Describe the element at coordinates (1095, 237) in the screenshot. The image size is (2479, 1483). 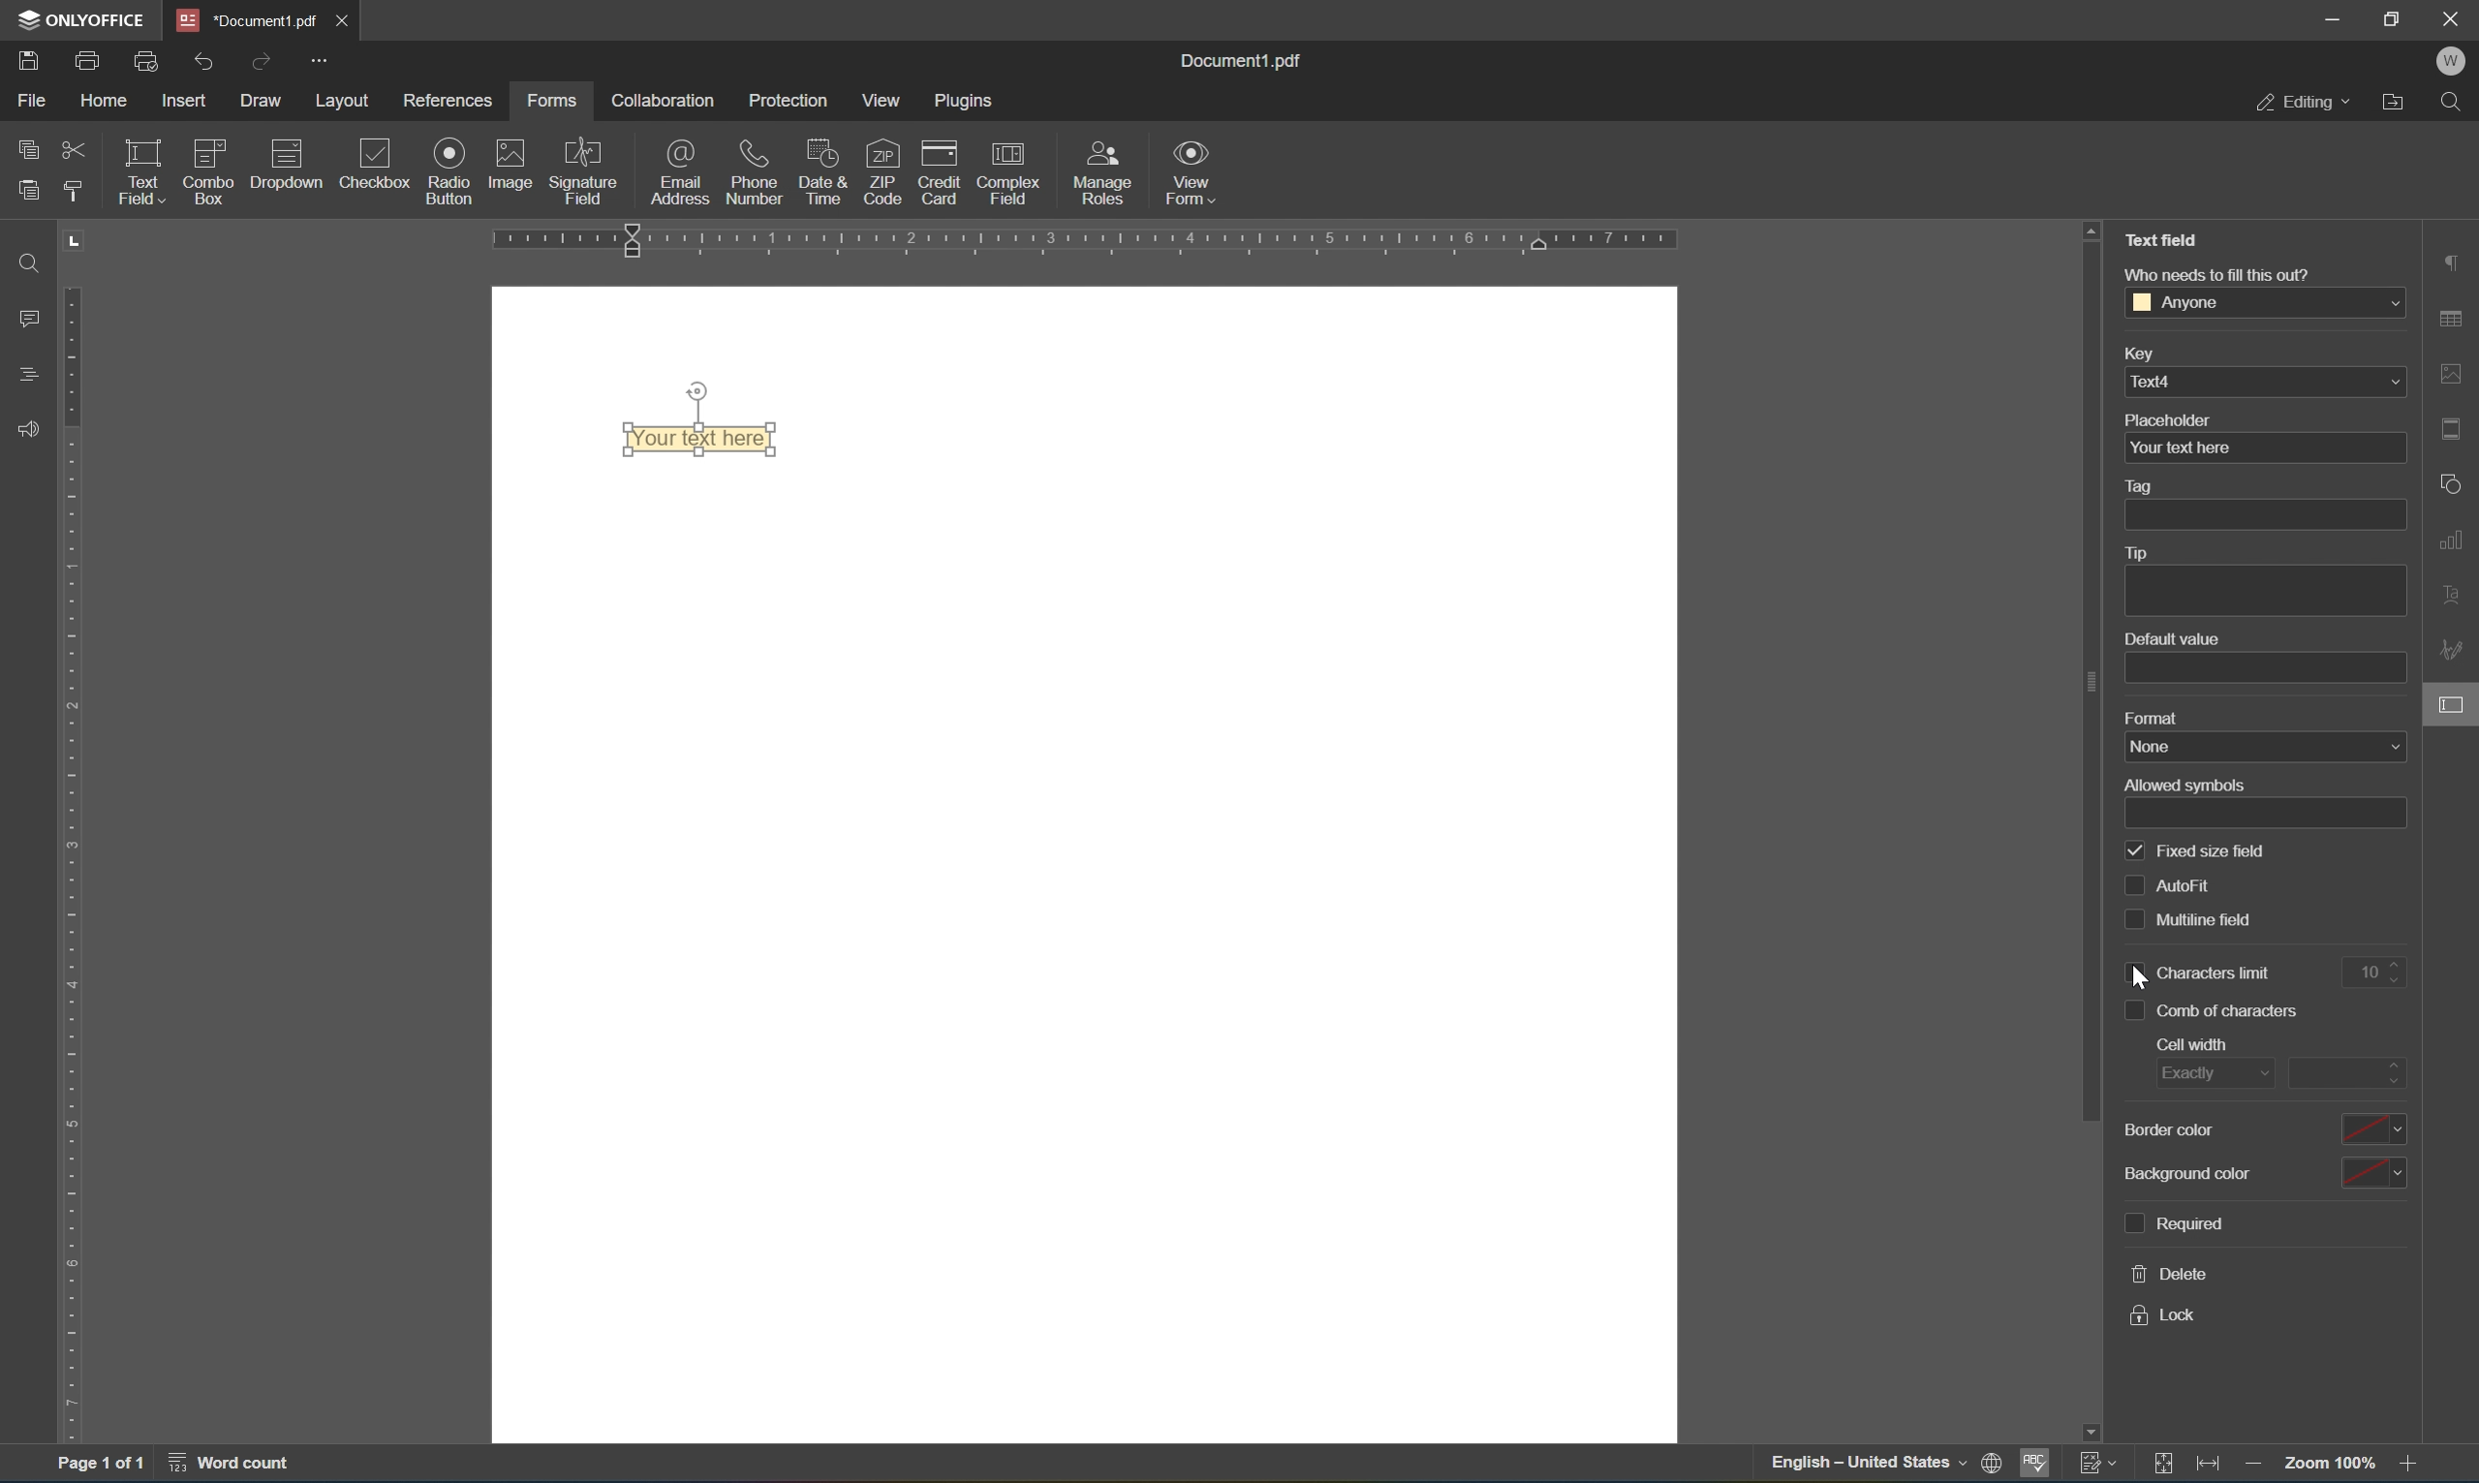
I see `ruler` at that location.